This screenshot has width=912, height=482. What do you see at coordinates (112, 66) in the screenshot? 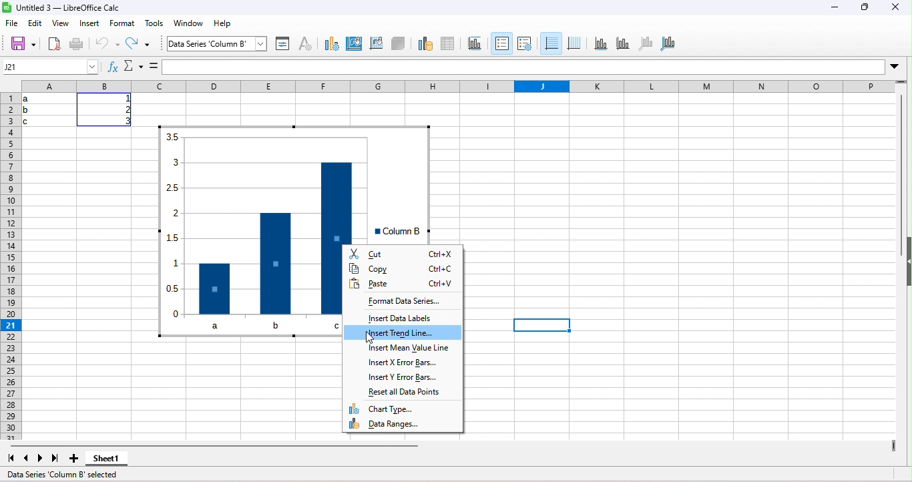
I see `functions wizerd` at bounding box center [112, 66].